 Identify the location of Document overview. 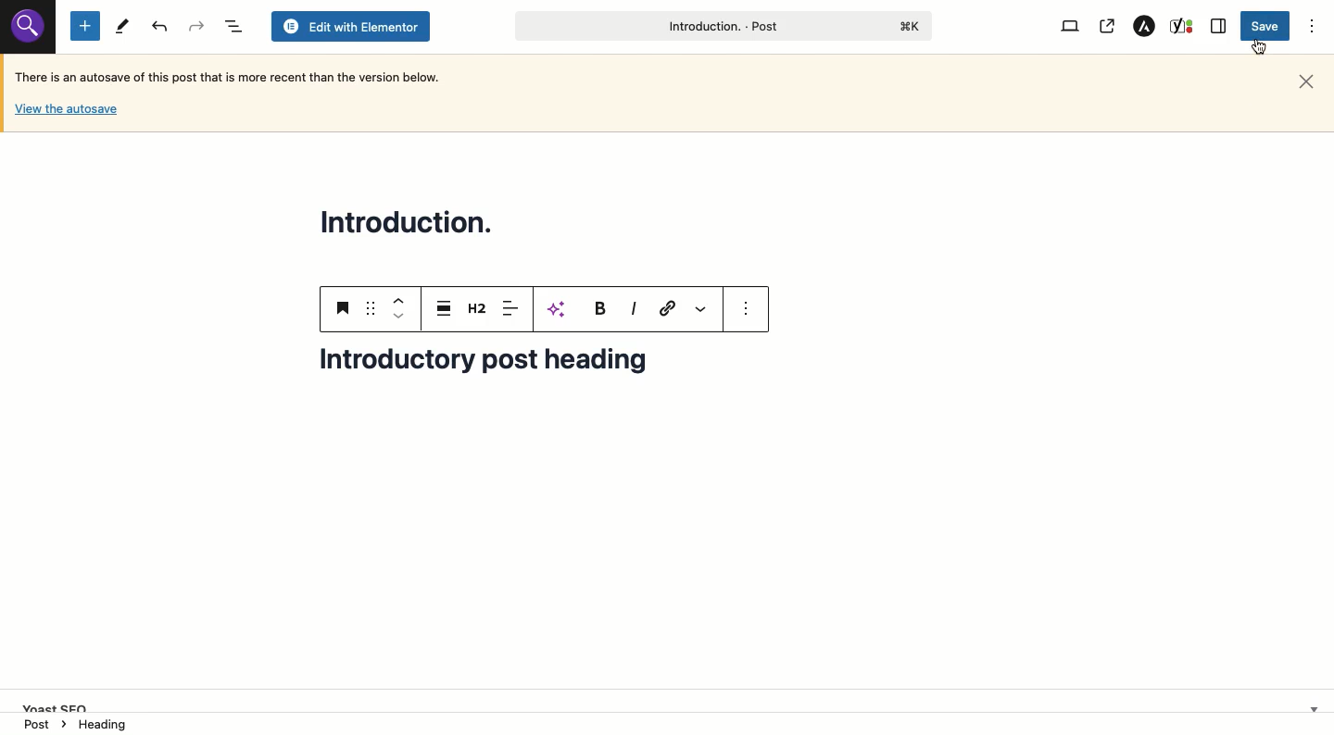
(232, 26).